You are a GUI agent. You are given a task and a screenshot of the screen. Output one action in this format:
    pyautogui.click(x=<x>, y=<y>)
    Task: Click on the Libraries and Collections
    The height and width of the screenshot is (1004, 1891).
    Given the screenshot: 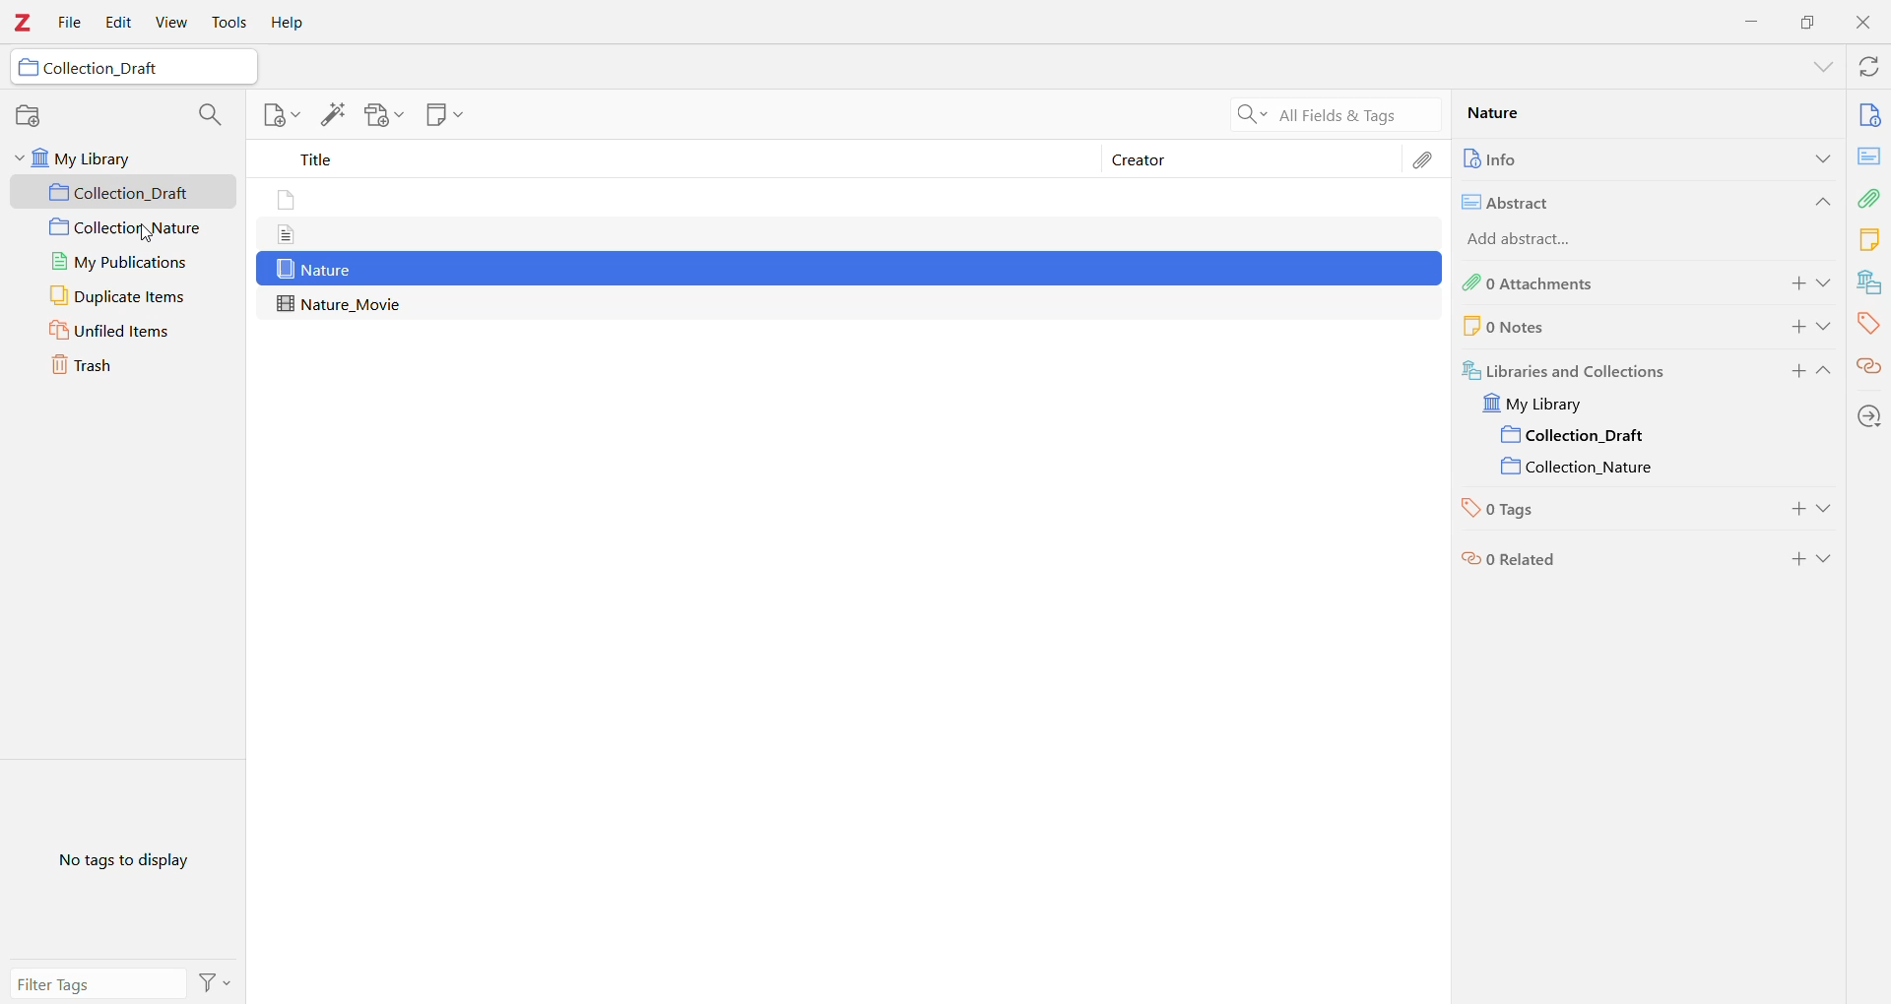 What is the action you would take?
    pyautogui.click(x=1604, y=369)
    